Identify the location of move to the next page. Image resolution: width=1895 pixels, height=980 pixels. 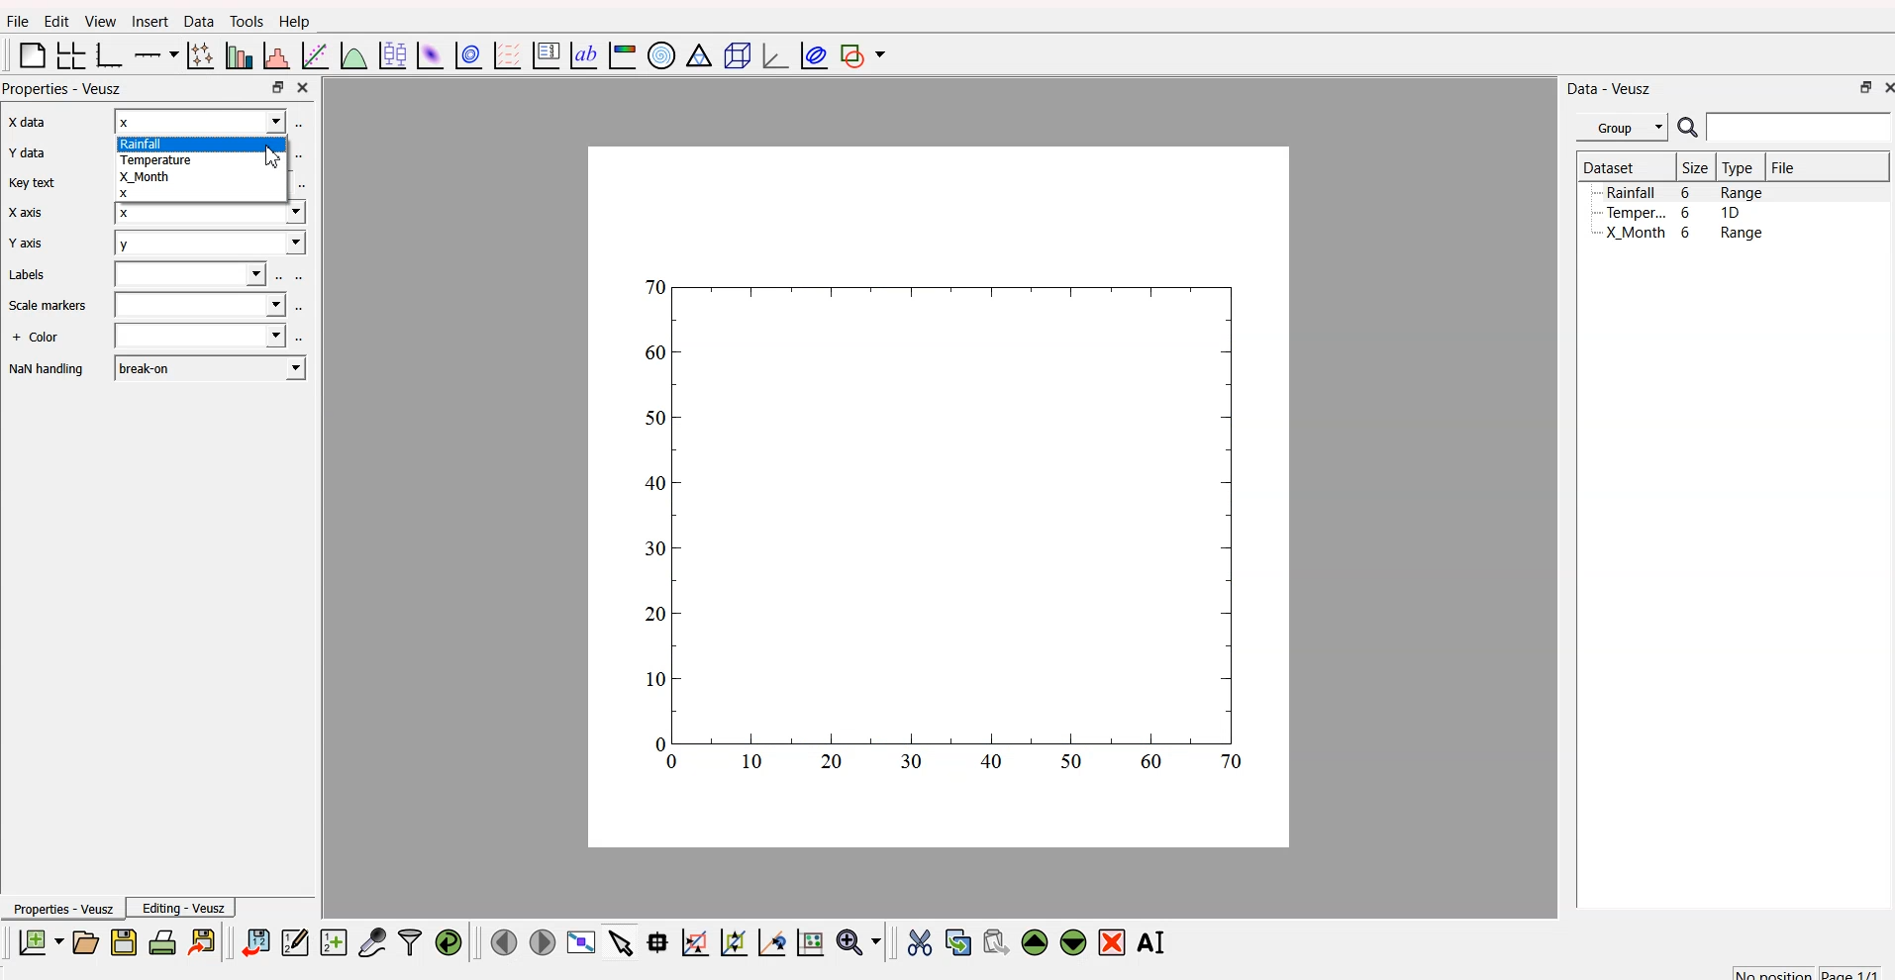
(545, 942).